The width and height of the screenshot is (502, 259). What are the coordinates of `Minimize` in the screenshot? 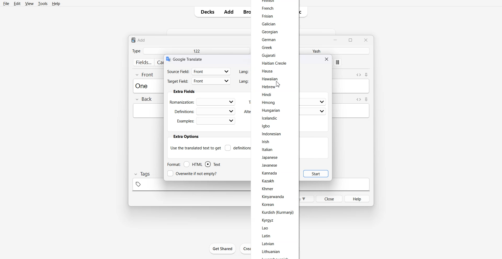 It's located at (336, 40).